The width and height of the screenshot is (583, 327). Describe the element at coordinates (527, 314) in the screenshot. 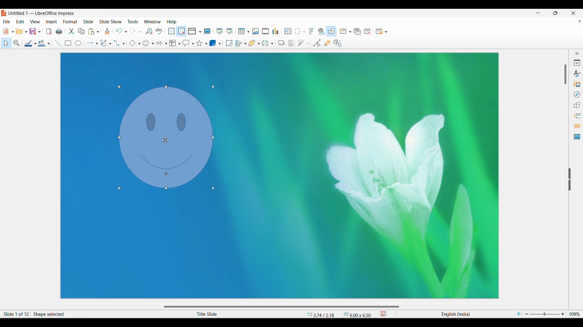

I see `Zoom out` at that location.